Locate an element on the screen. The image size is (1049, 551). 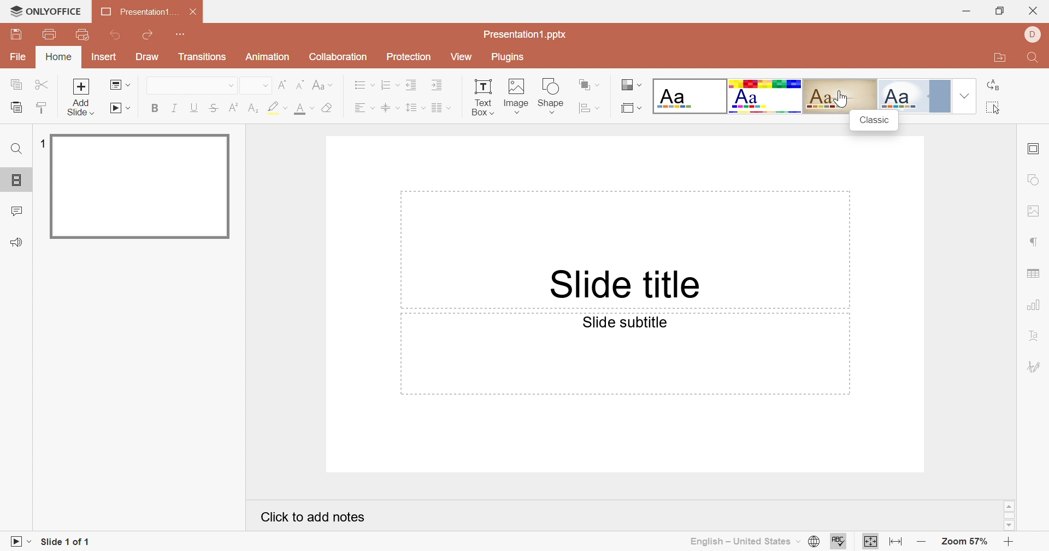
Slides is located at coordinates (16, 179).